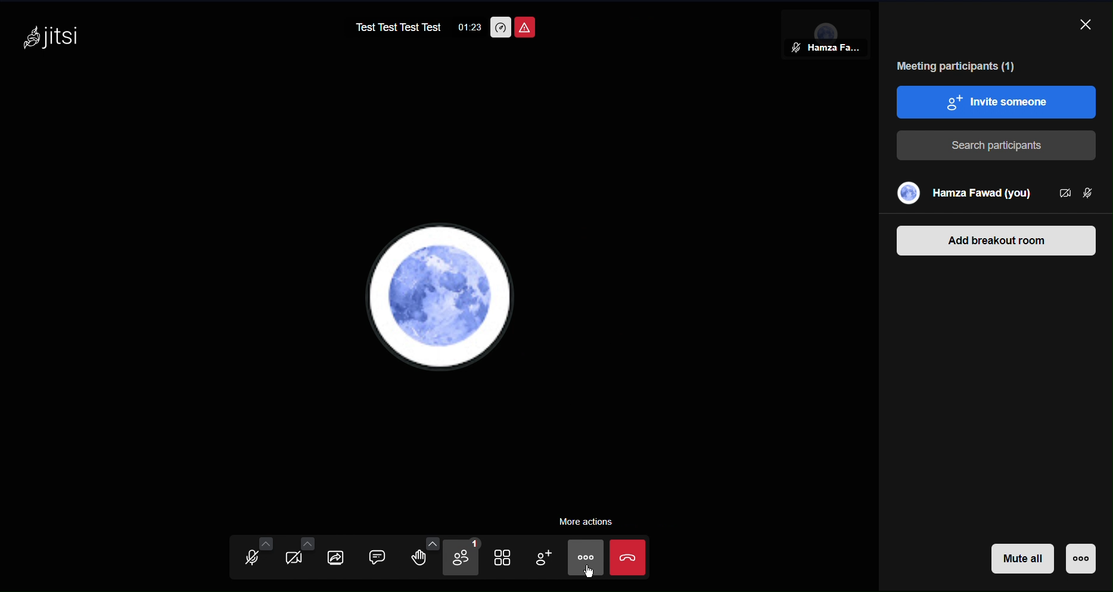 The width and height of the screenshot is (1113, 592). Describe the element at coordinates (1079, 560) in the screenshot. I see `More` at that location.